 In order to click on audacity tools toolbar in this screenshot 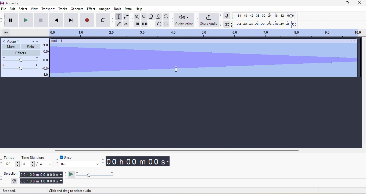, I will do `click(114, 22)`.